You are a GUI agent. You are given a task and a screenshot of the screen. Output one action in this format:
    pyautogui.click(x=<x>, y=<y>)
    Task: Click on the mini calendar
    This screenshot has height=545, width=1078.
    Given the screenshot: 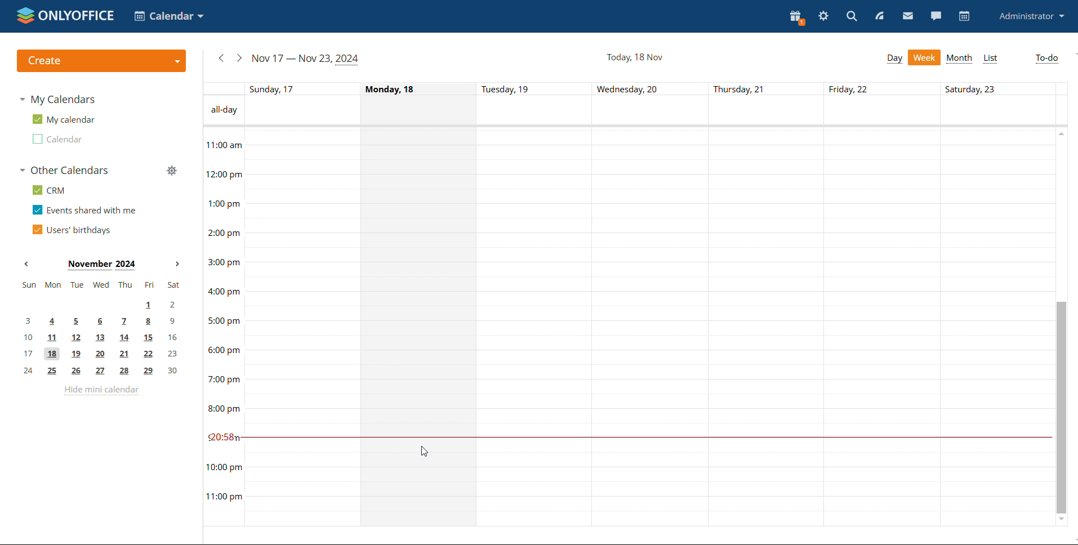 What is the action you would take?
    pyautogui.click(x=101, y=328)
    